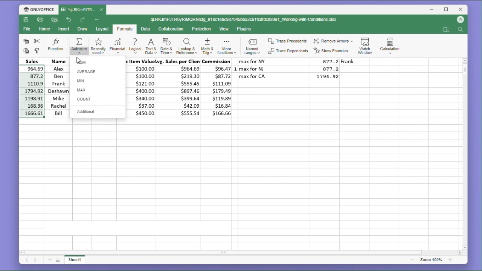 Image resolution: width=482 pixels, height=271 pixels. I want to click on horizontal scroll bar, so click(242, 253).